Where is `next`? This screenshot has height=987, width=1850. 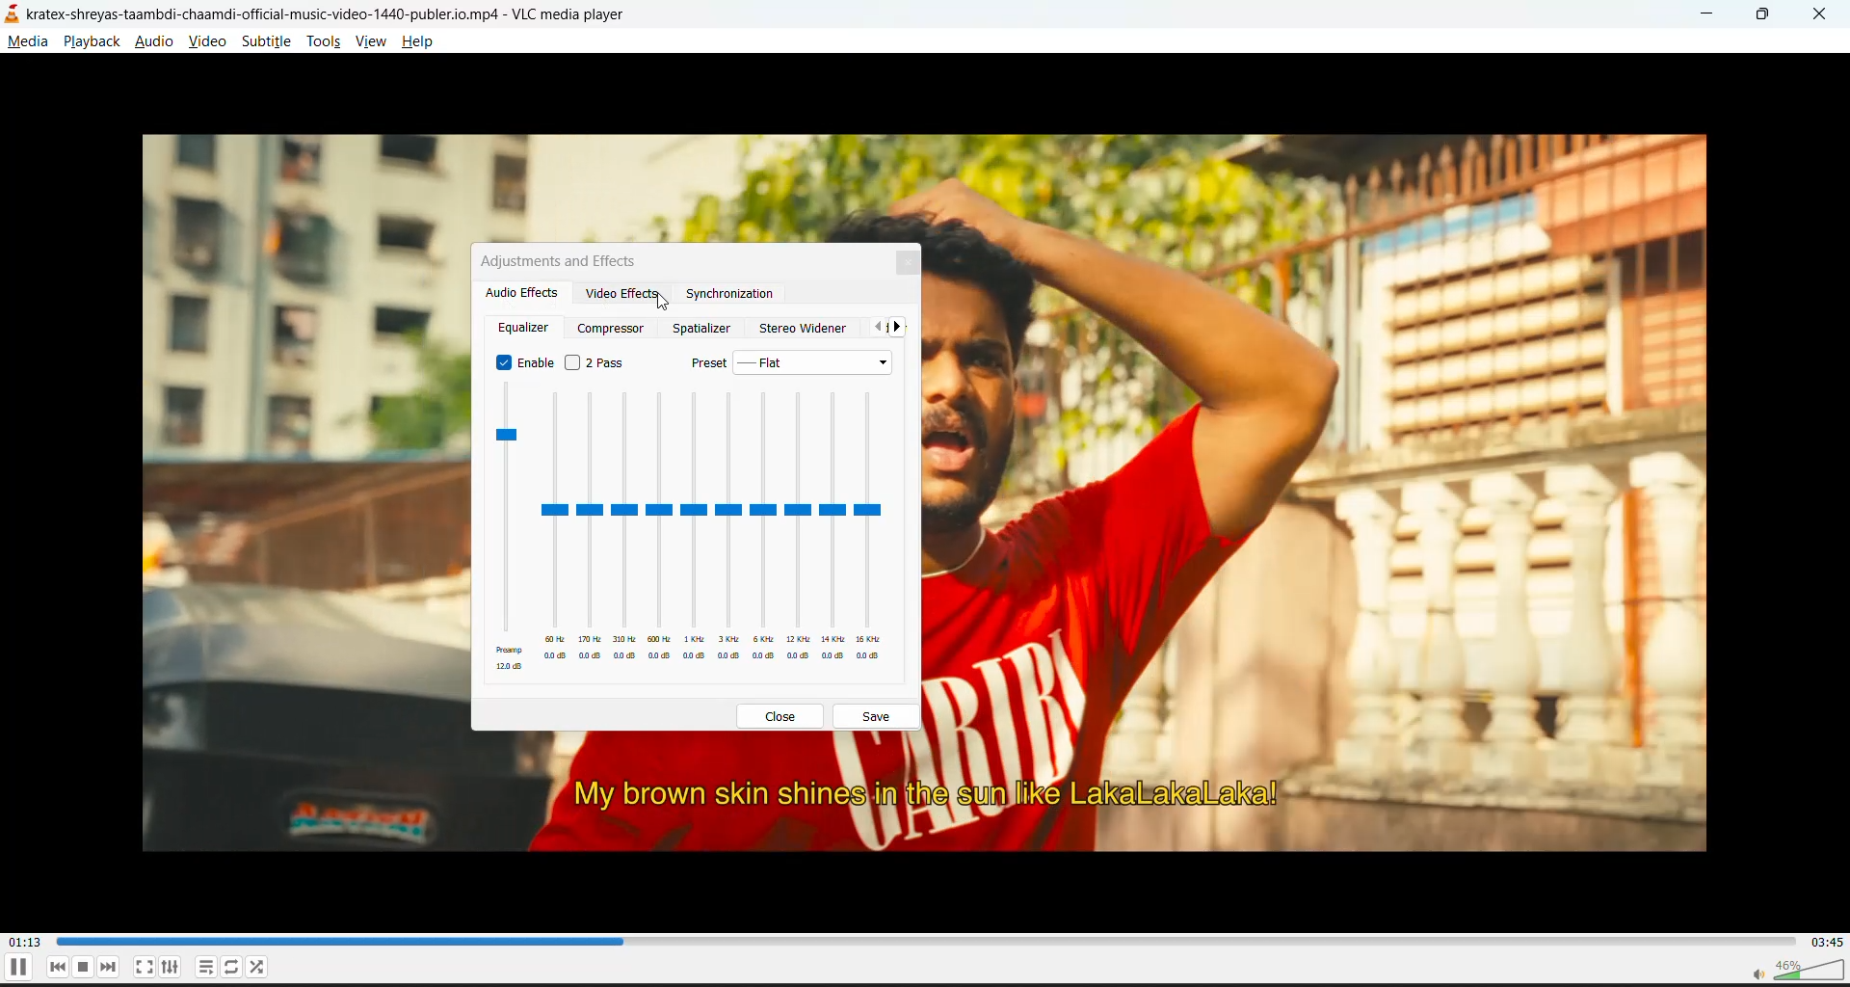 next is located at coordinates (112, 970).